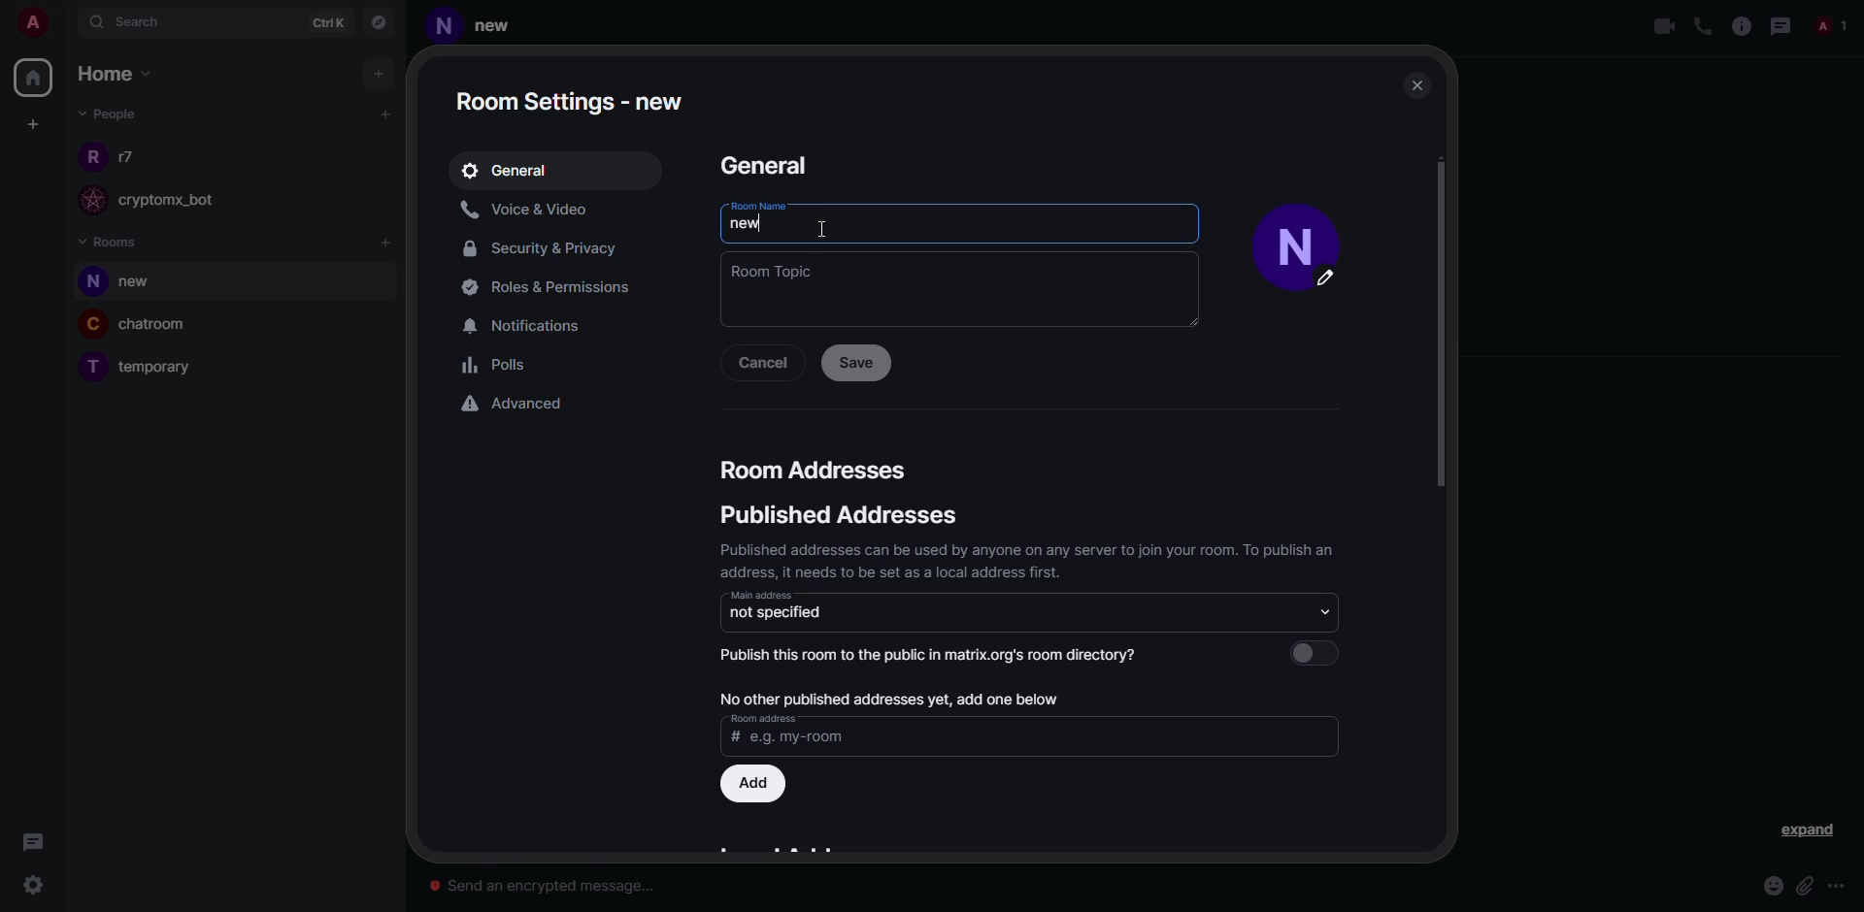 The image size is (1864, 912). What do you see at coordinates (886, 696) in the screenshot?
I see `add` at bounding box center [886, 696].